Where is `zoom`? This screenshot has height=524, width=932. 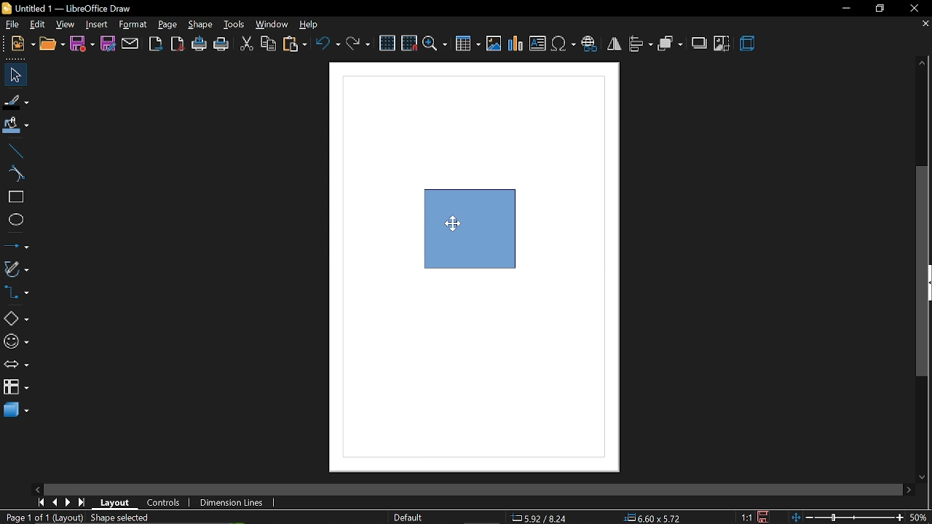 zoom is located at coordinates (435, 44).